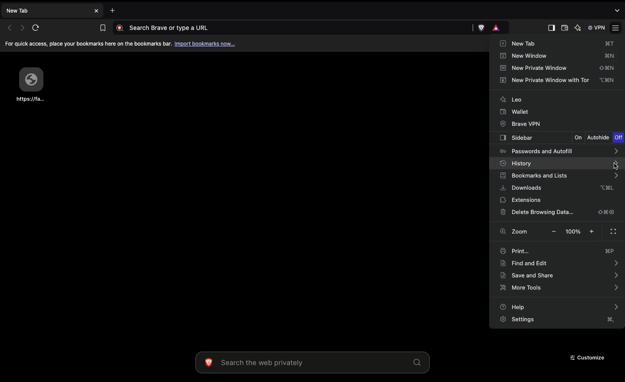 The width and height of the screenshot is (625, 382). Describe the element at coordinates (559, 151) in the screenshot. I see `Passwords and autofill` at that location.